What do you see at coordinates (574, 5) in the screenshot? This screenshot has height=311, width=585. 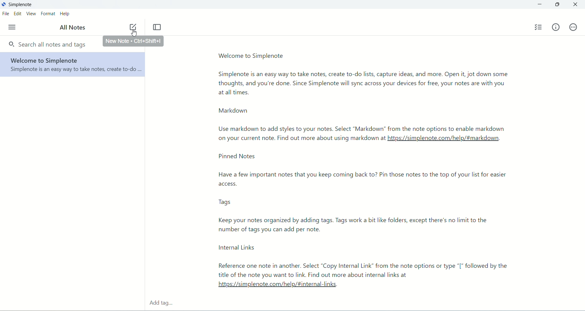 I see `close` at bounding box center [574, 5].